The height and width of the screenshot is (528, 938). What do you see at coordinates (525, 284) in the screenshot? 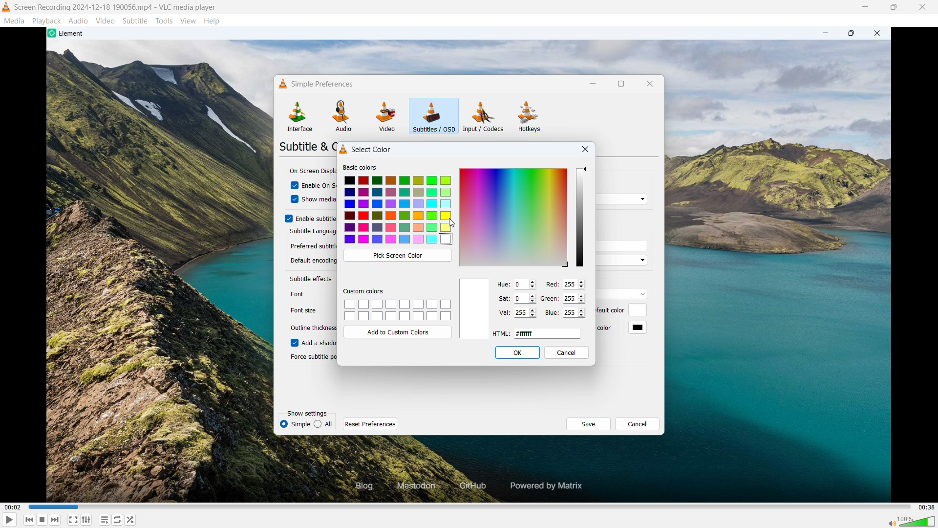
I see `set hue ` at bounding box center [525, 284].